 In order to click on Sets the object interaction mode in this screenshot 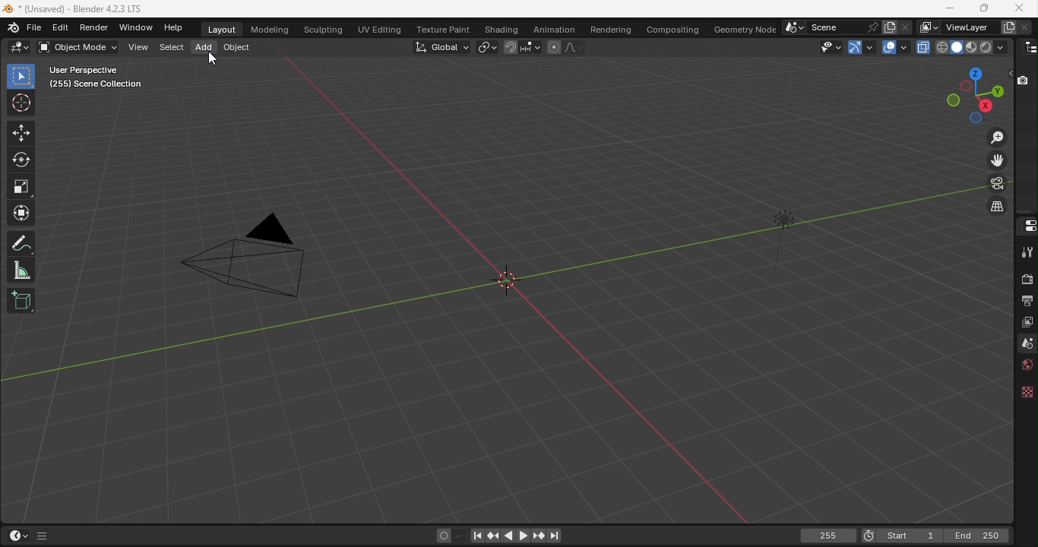, I will do `click(76, 47)`.